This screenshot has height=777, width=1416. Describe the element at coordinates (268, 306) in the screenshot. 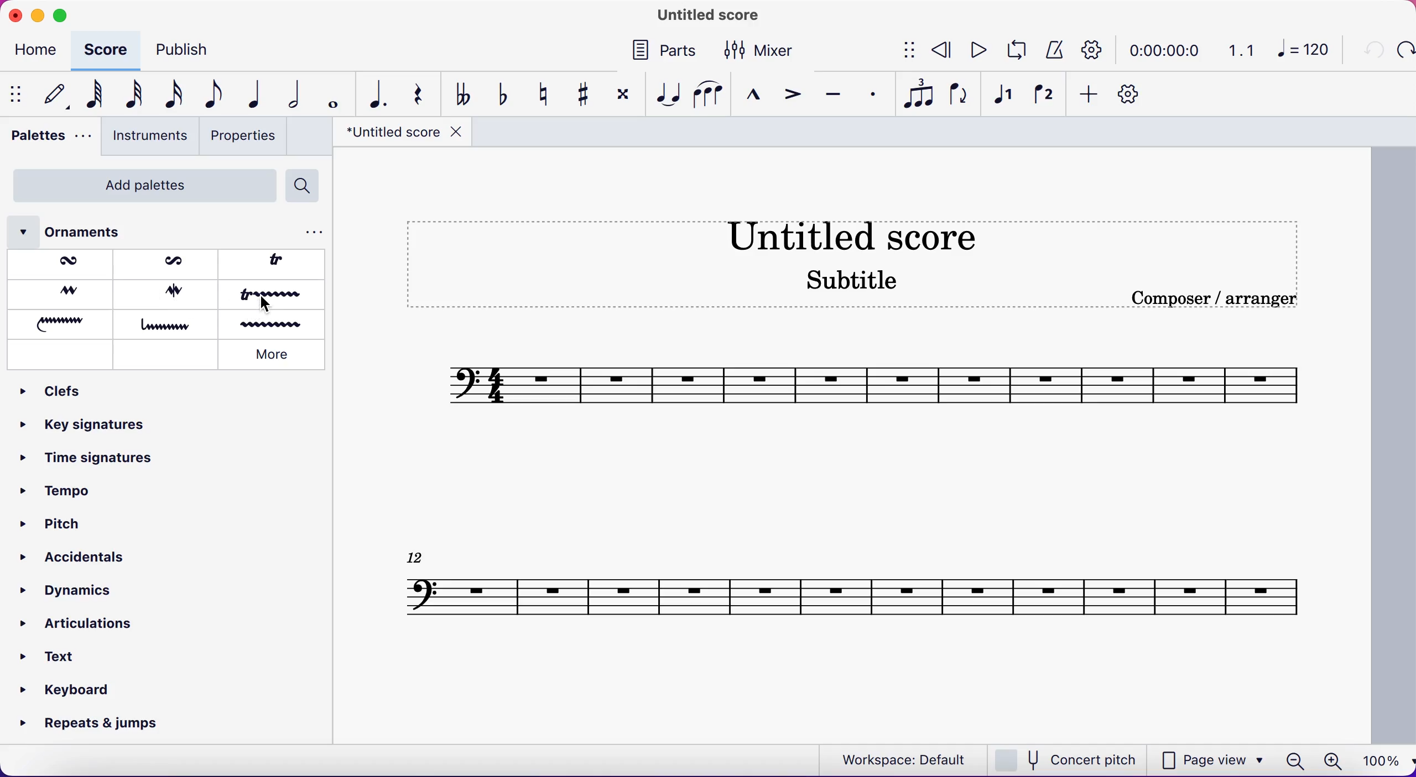

I see `cursor` at that location.